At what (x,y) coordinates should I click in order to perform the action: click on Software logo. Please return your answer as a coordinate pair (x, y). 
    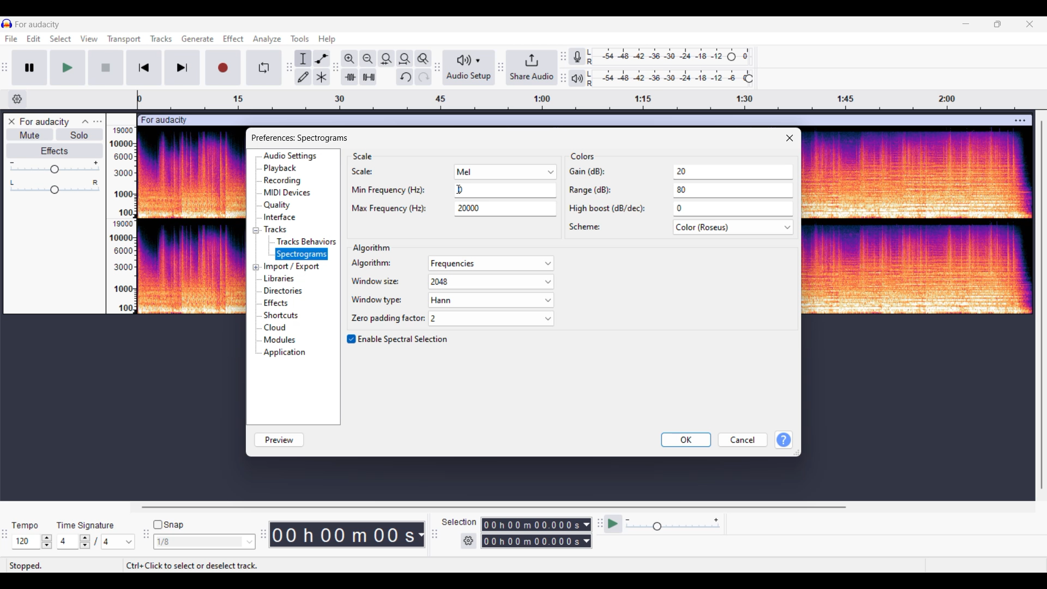
    Looking at the image, I should click on (7, 23).